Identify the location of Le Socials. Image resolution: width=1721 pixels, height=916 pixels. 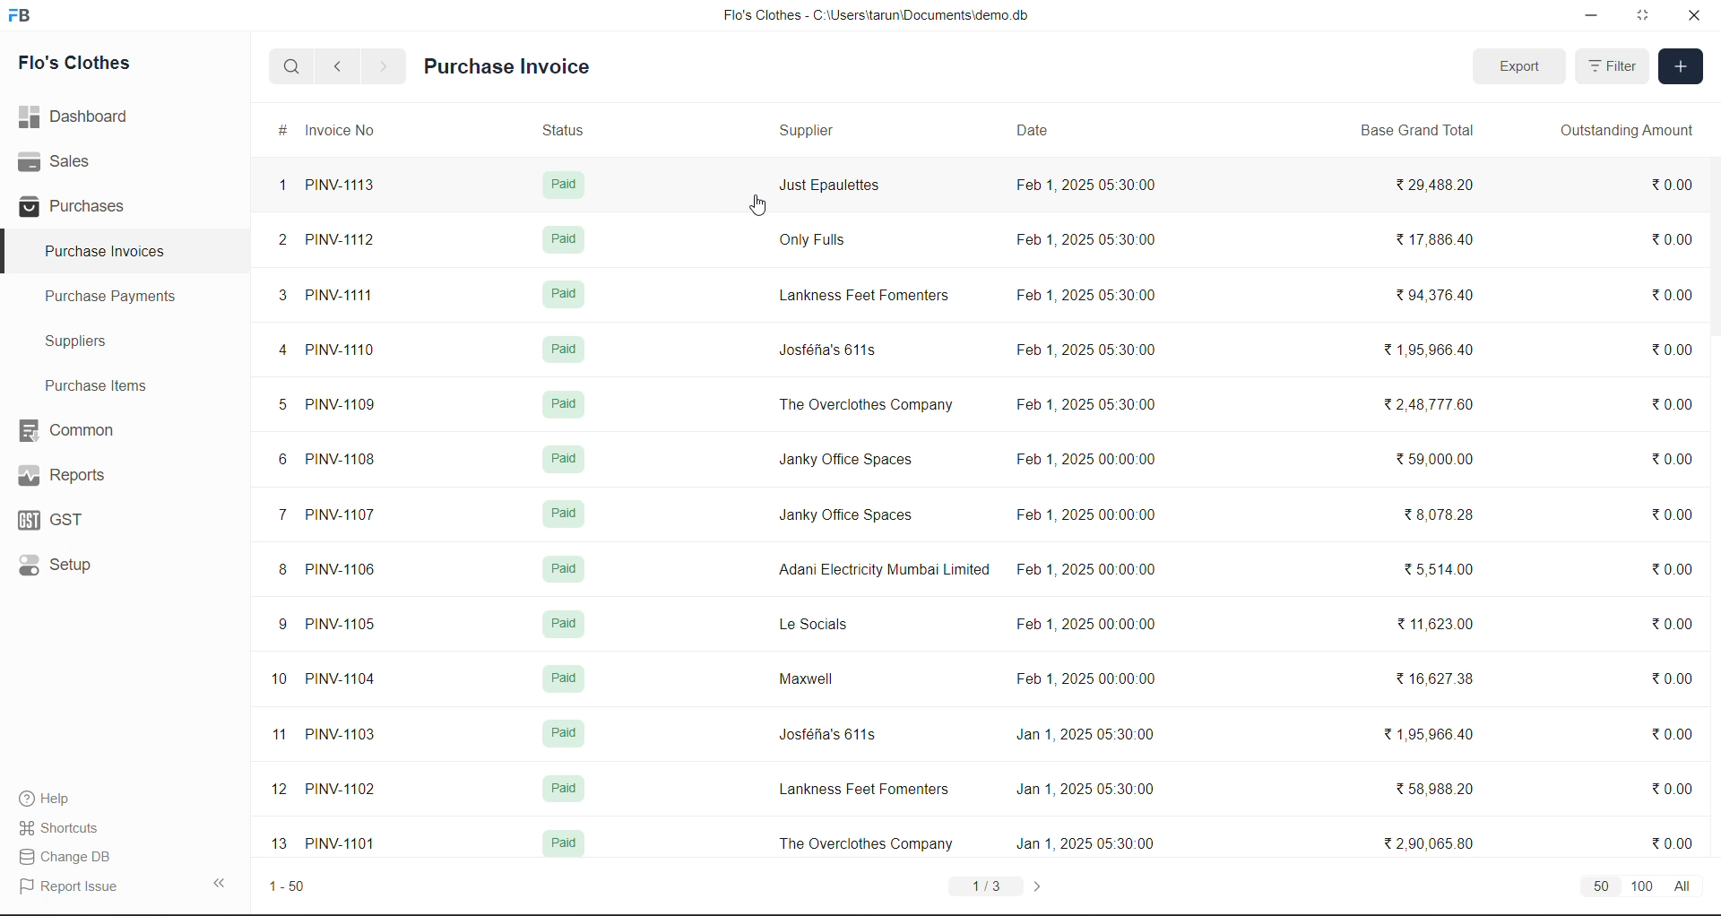
(812, 626).